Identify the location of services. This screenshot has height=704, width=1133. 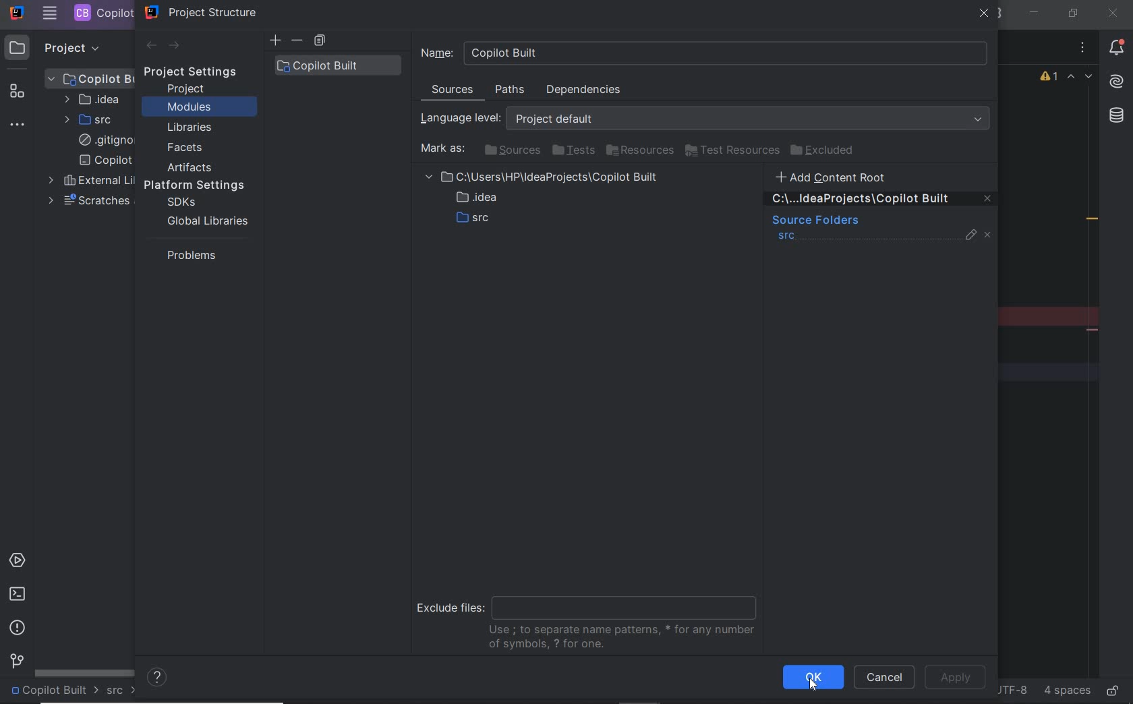
(19, 562).